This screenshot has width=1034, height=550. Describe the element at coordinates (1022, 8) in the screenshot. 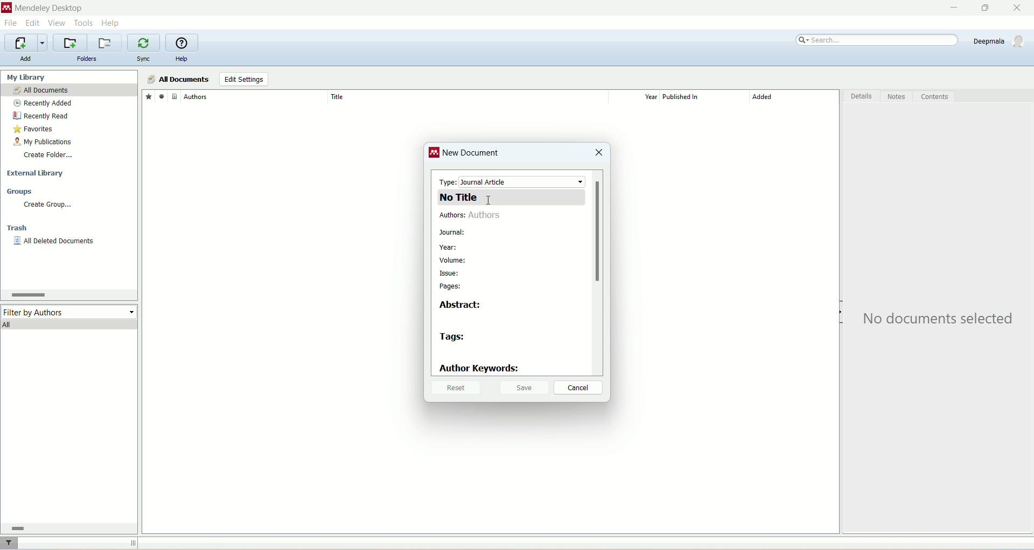

I see `close` at that location.